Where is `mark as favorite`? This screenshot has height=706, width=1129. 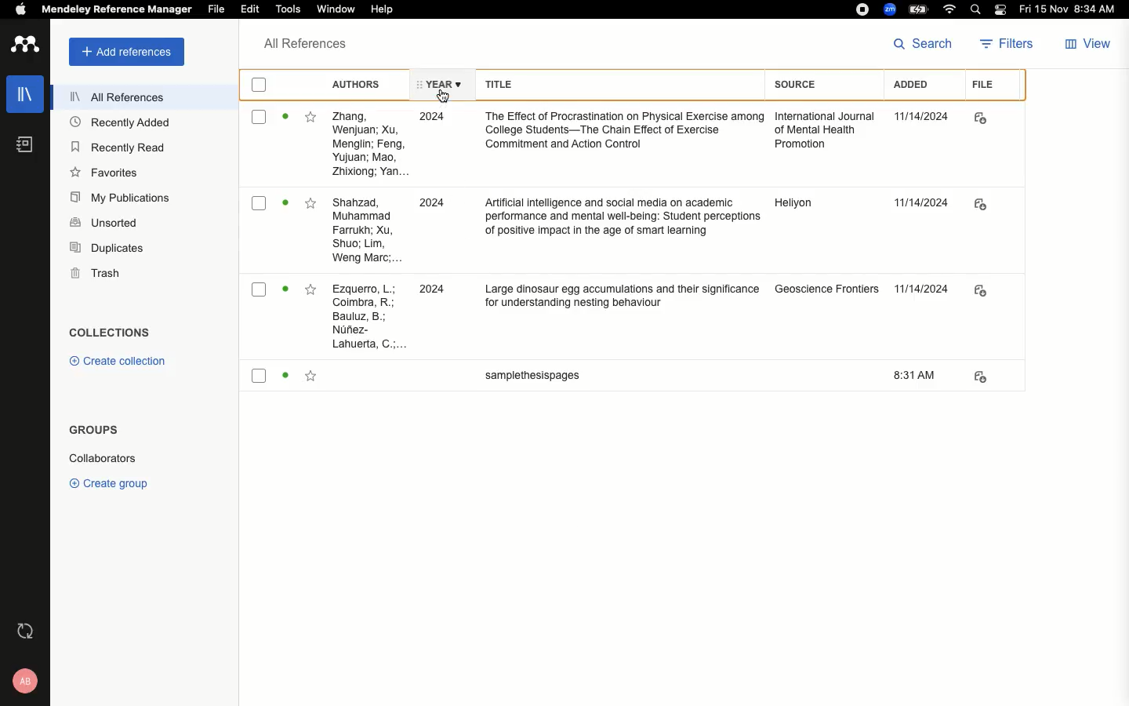 mark as favorite is located at coordinates (310, 206).